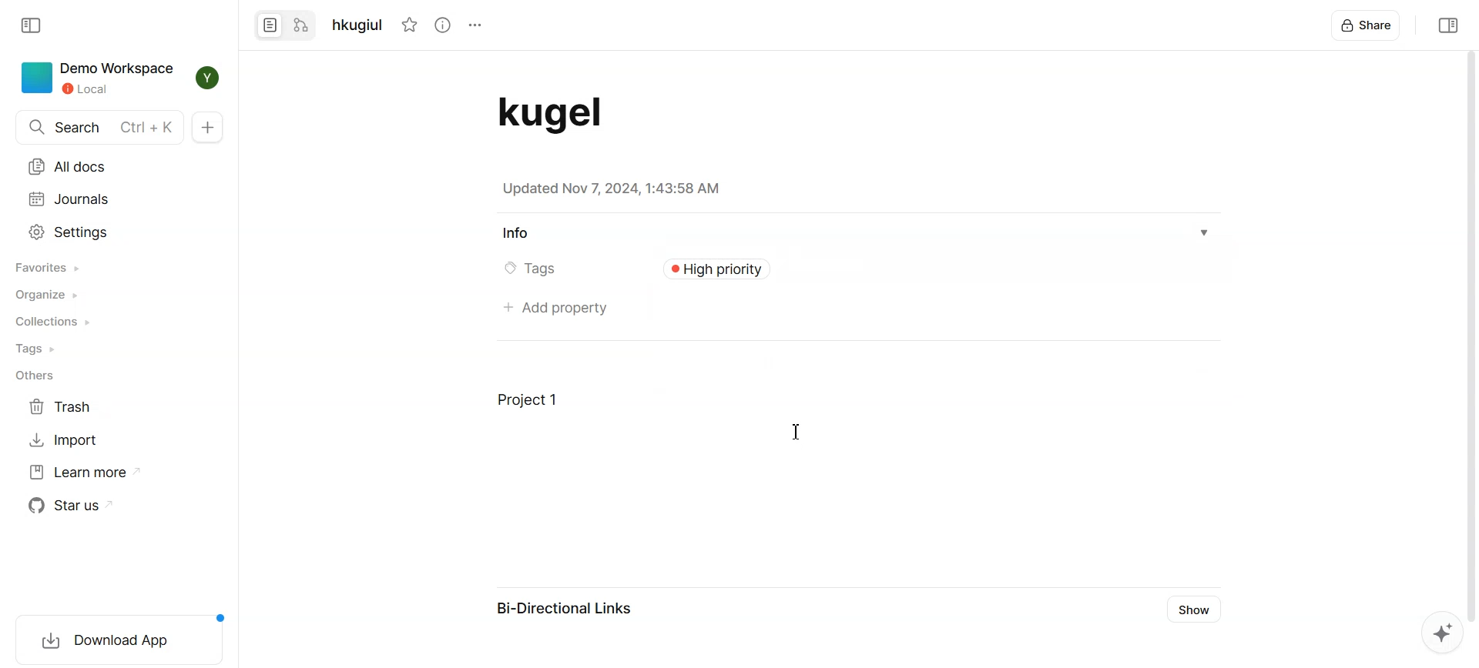 This screenshot has width=1479, height=668. I want to click on Bi-Directional Links, so click(572, 608).